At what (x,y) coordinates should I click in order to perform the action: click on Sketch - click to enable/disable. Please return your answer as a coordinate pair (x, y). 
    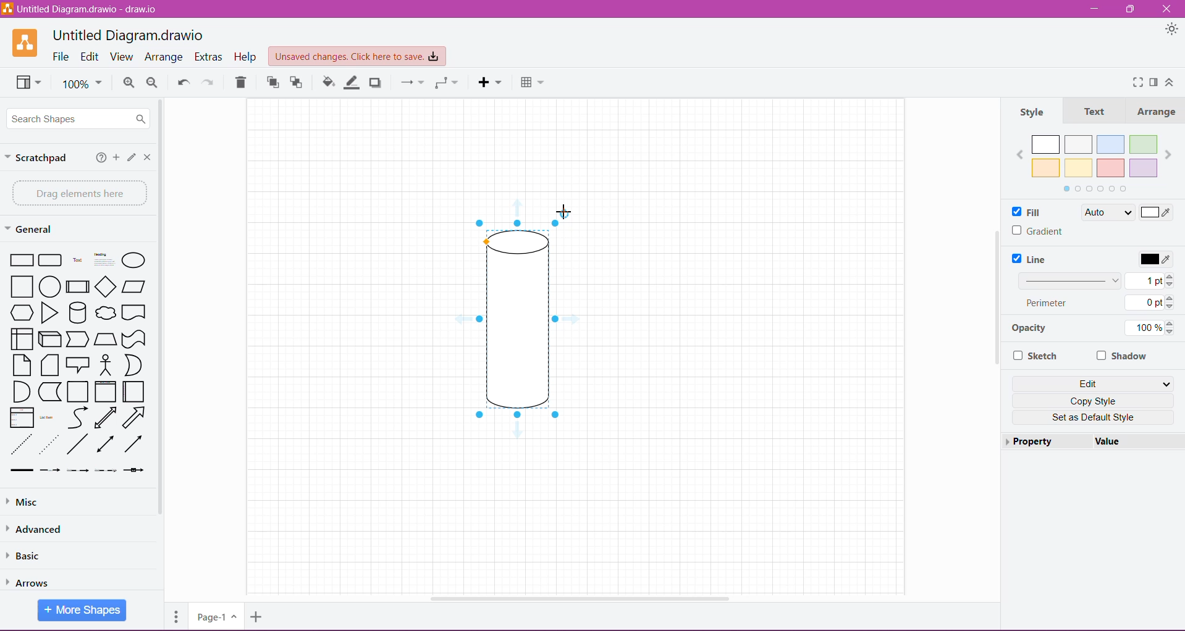
    Looking at the image, I should click on (1037, 356).